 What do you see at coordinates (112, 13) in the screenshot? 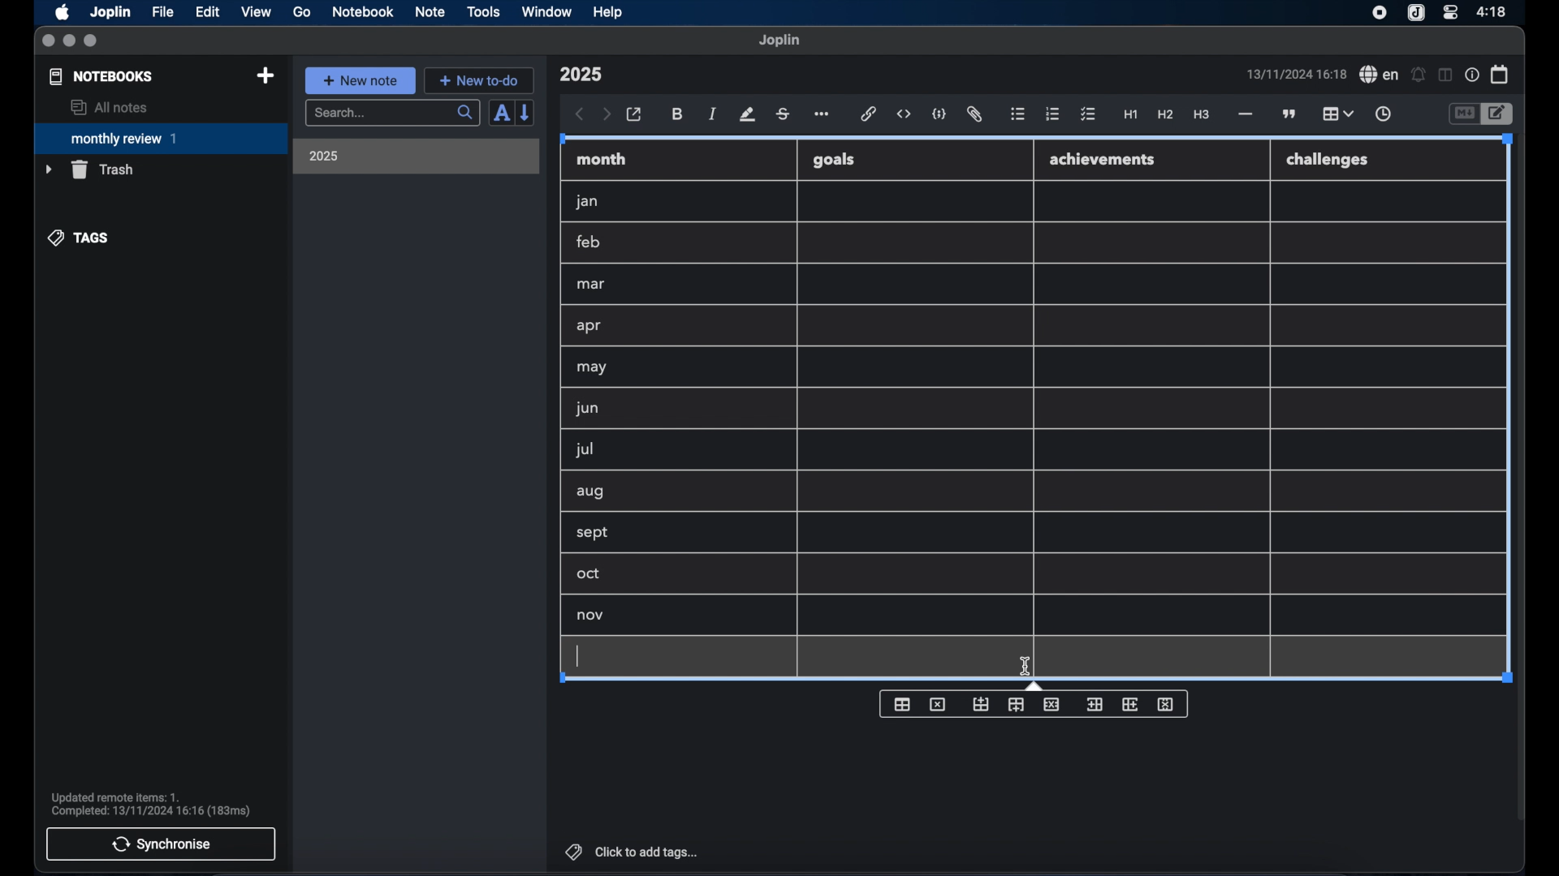
I see `Joplin` at bounding box center [112, 13].